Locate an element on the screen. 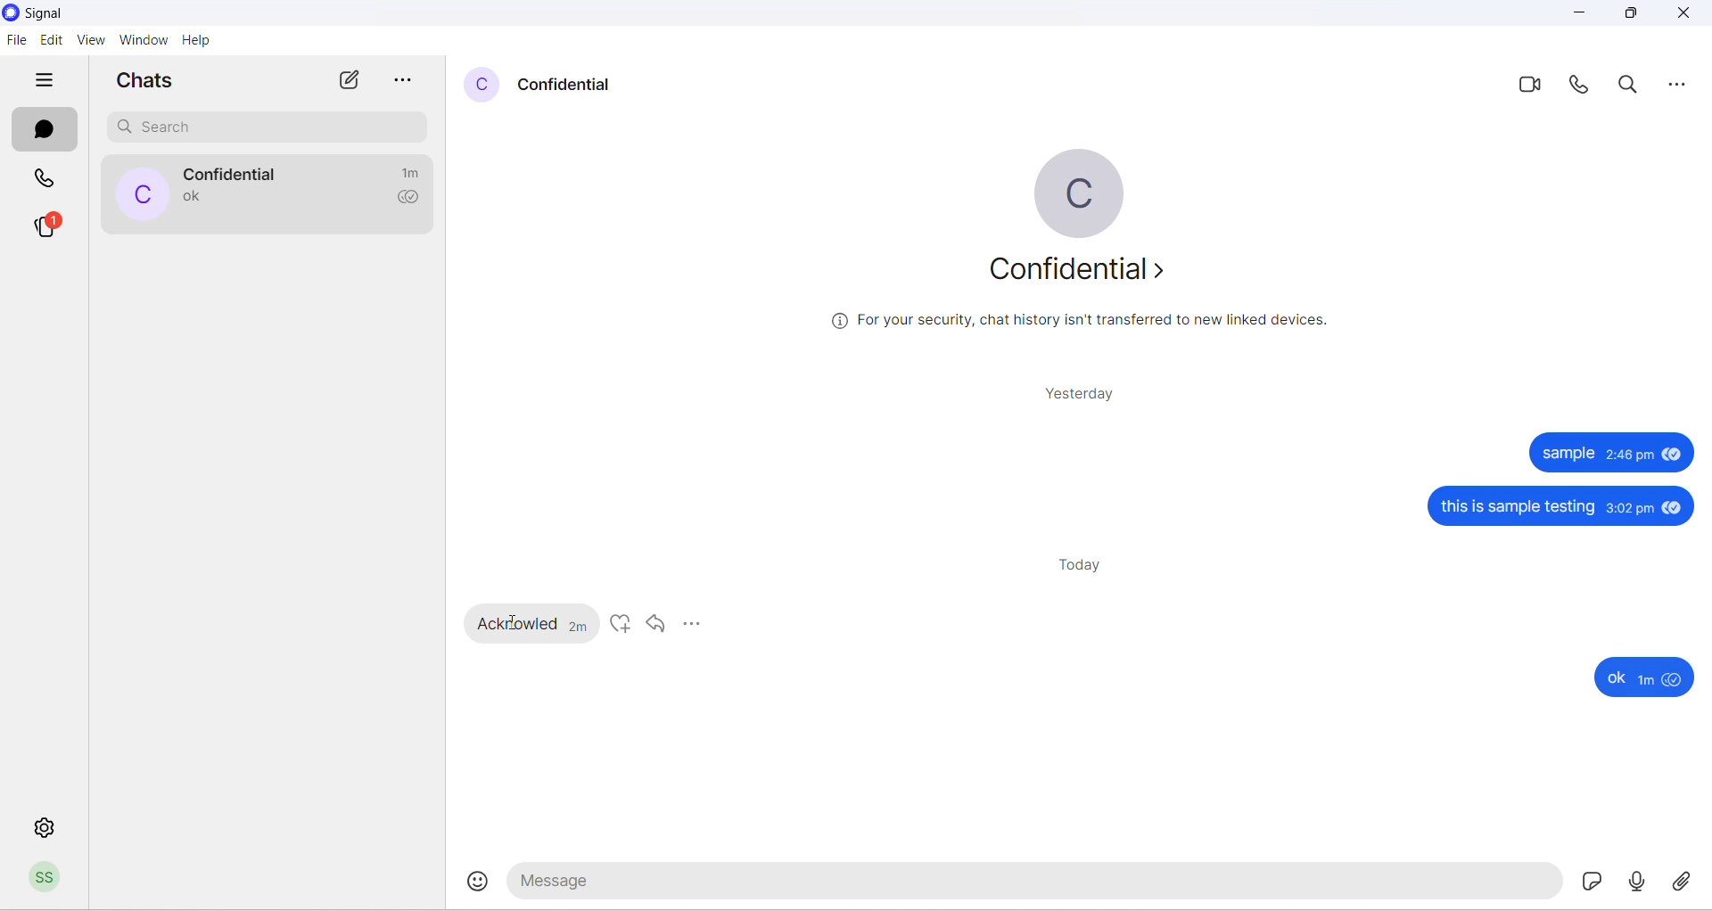  like is located at coordinates (623, 627).